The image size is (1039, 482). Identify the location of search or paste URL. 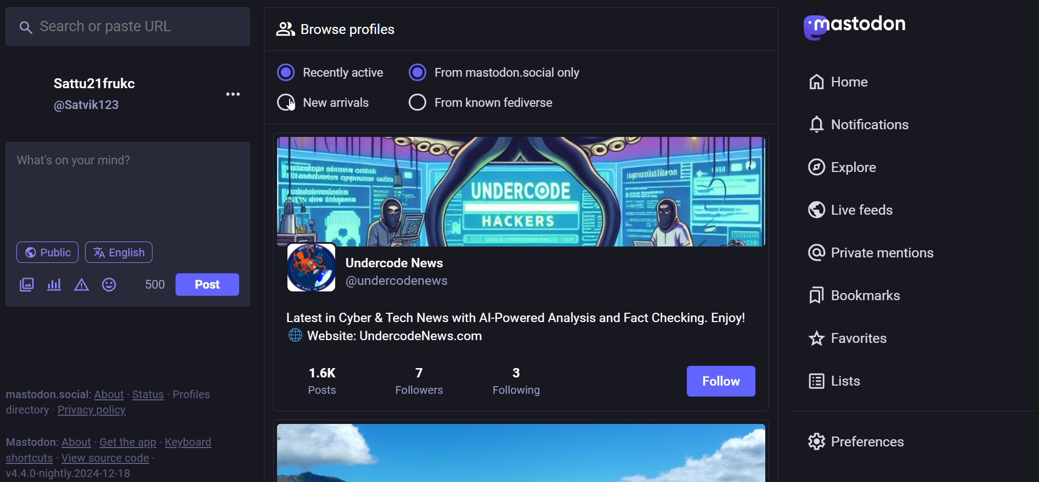
(128, 26).